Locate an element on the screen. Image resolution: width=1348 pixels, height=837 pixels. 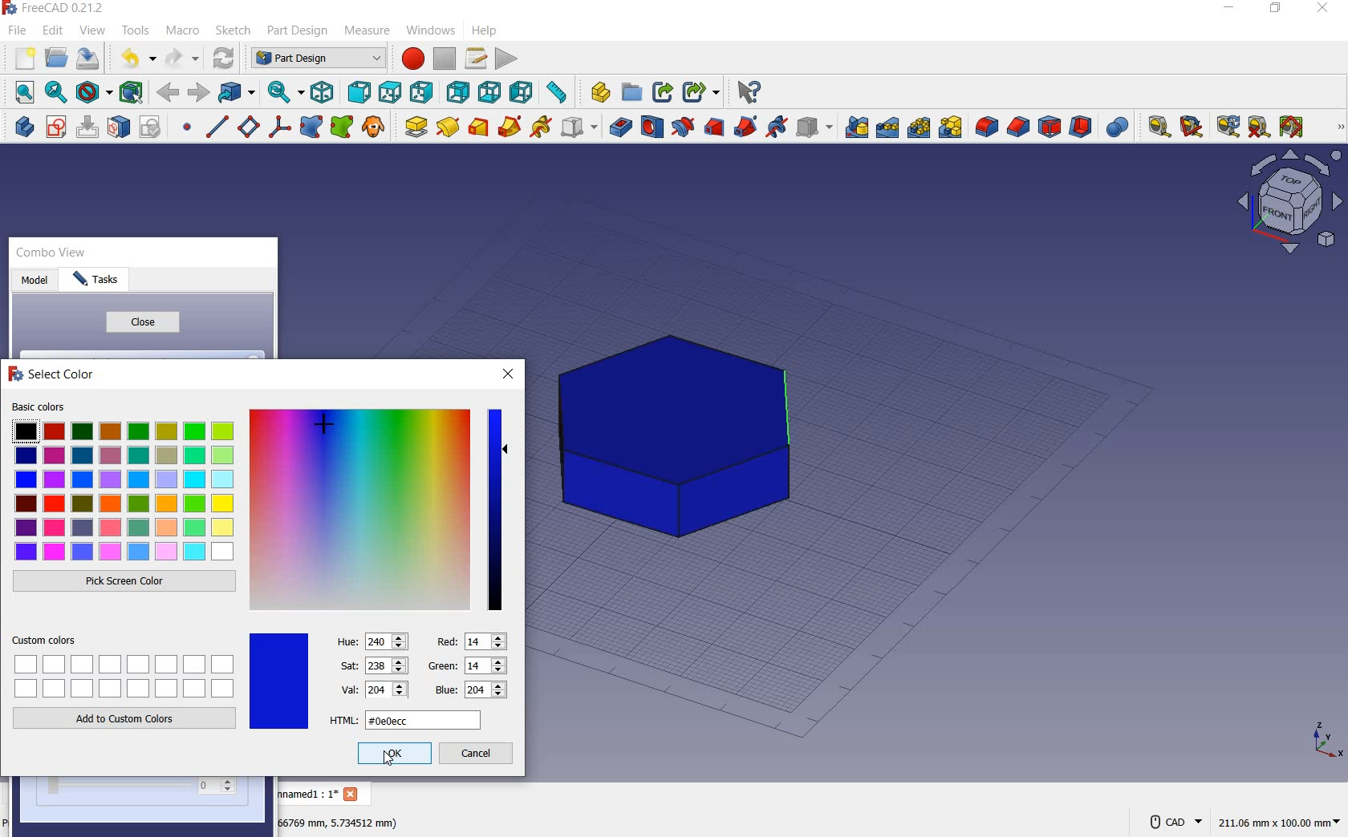
unnamed1 : 1* is located at coordinates (307, 793).